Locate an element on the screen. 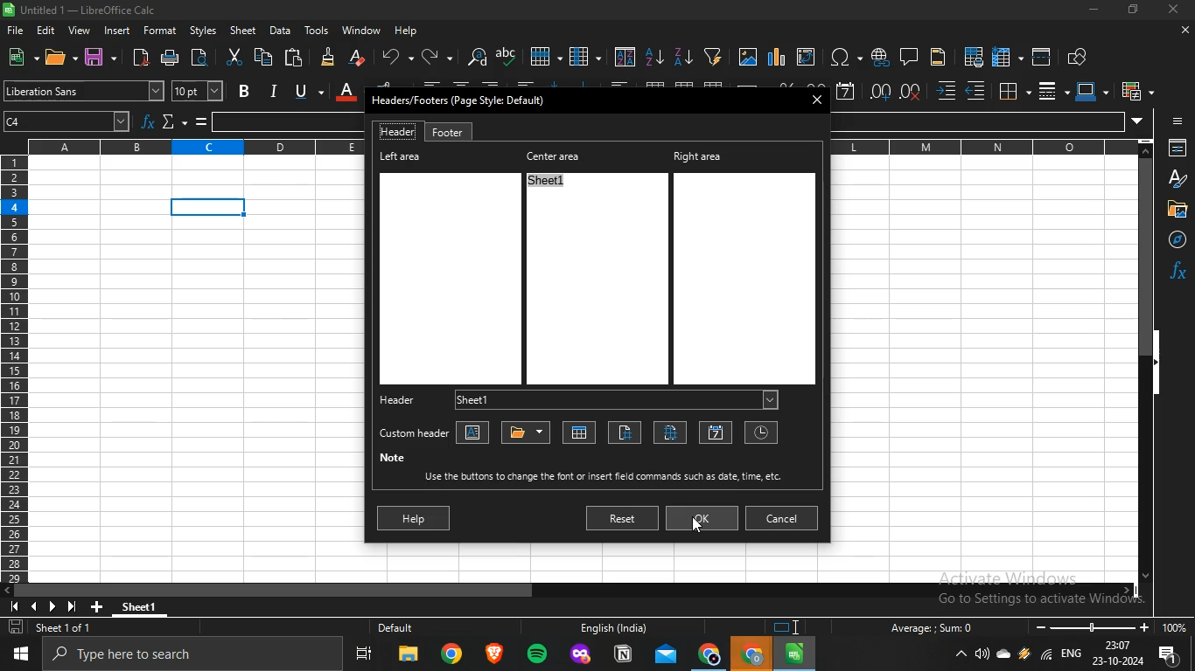 The image size is (1195, 671). close is located at coordinates (1175, 11).